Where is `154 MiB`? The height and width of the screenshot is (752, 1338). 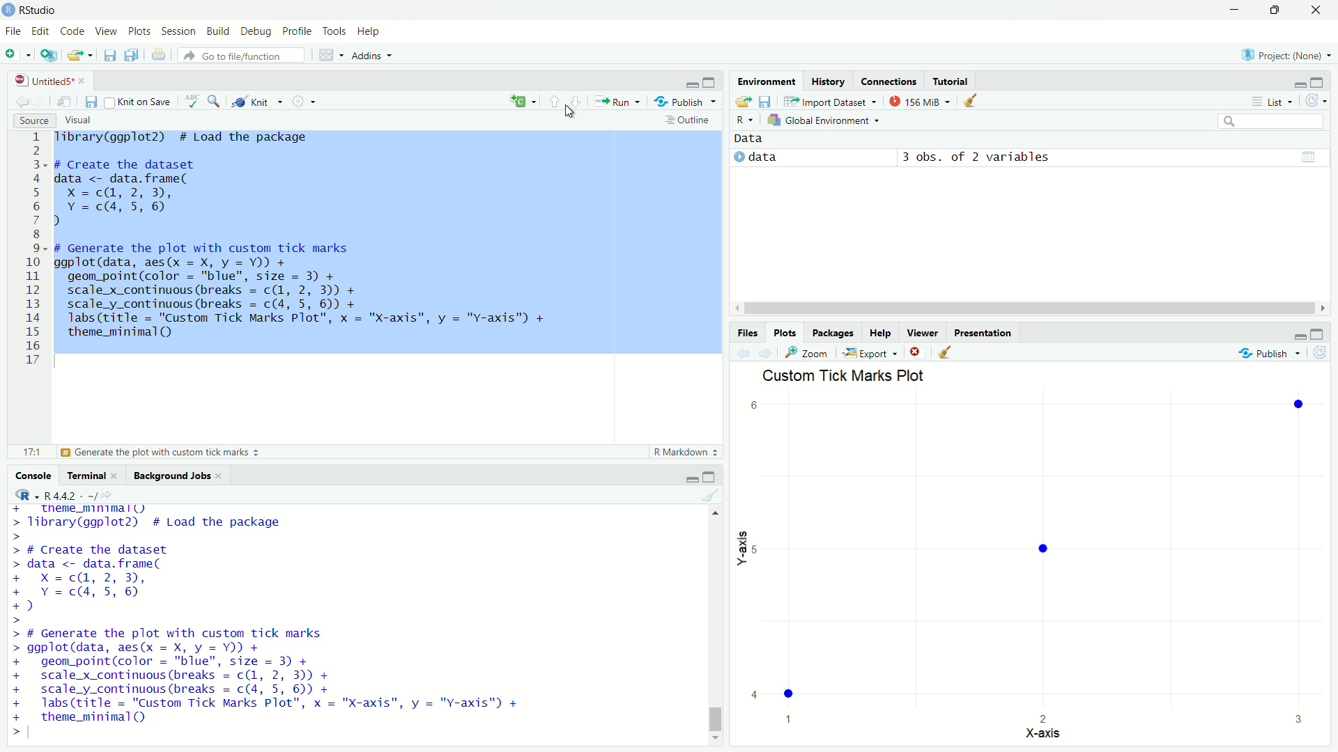
154 MiB is located at coordinates (922, 100).